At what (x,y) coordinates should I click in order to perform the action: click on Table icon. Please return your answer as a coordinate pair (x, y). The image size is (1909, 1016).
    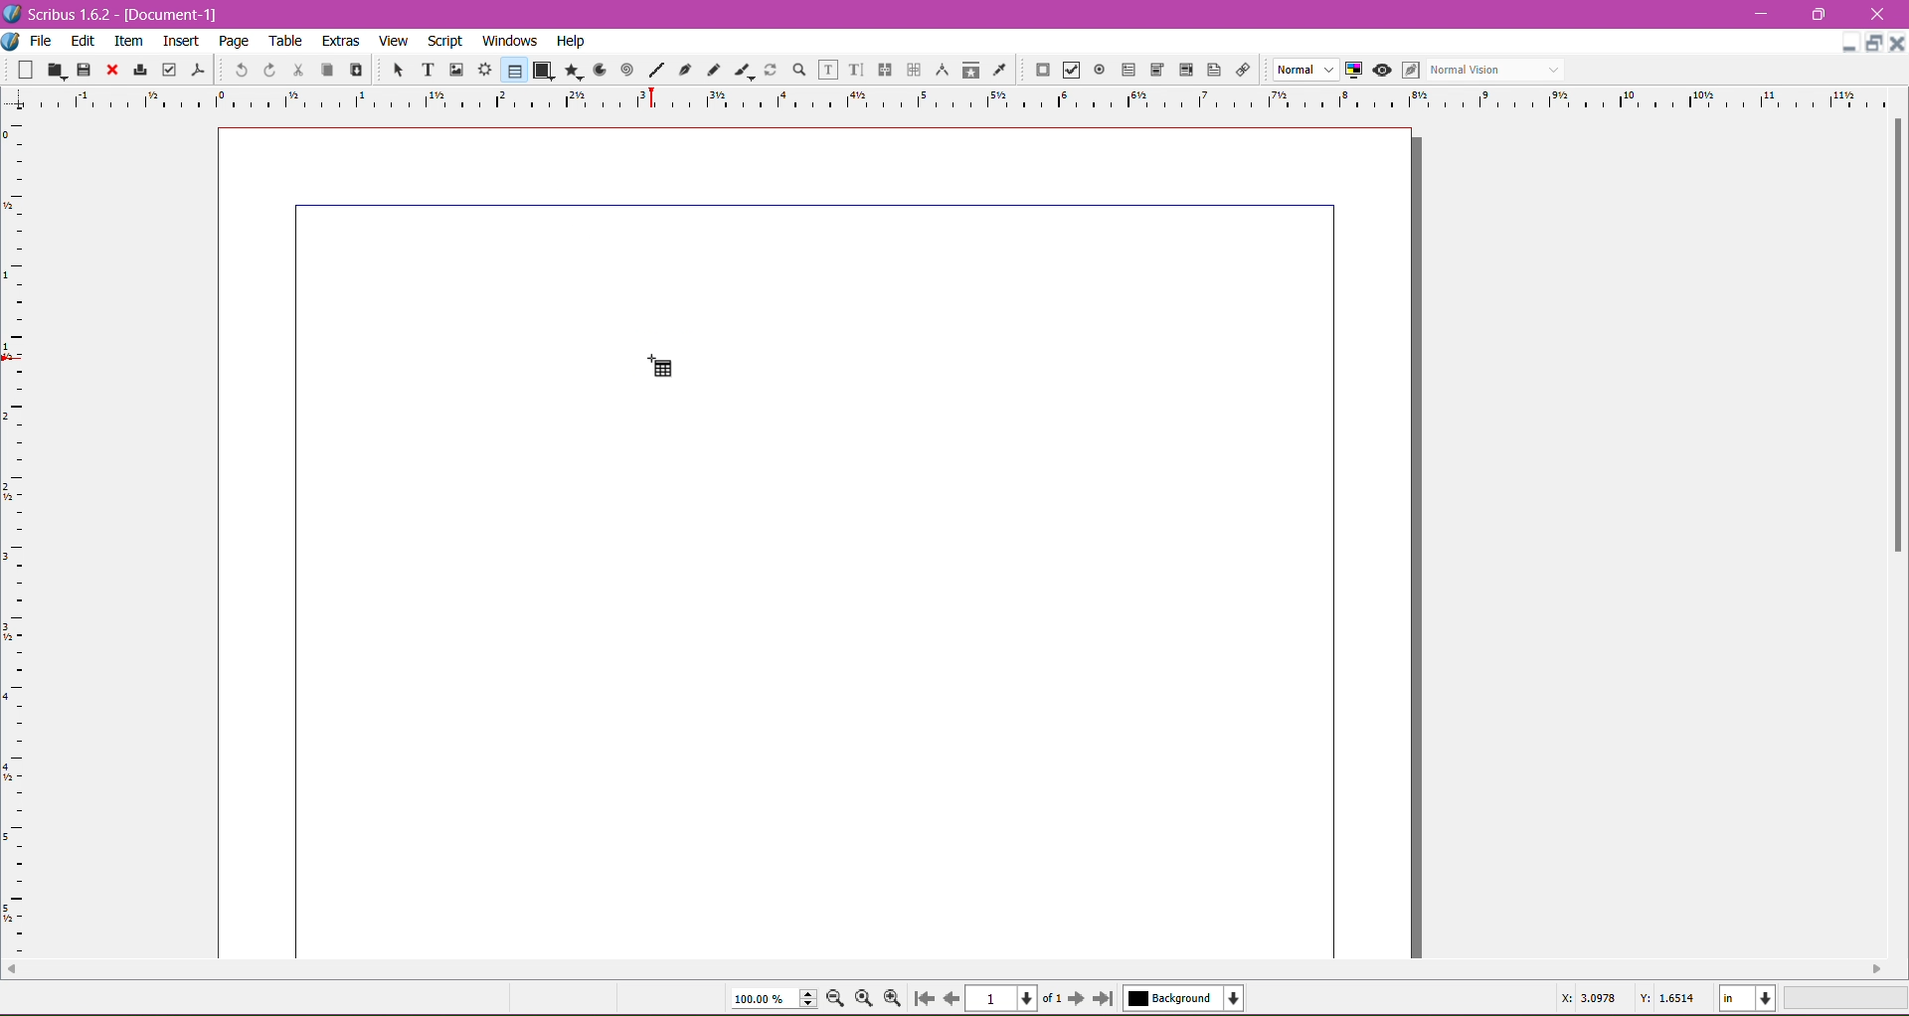
    Looking at the image, I should click on (661, 365).